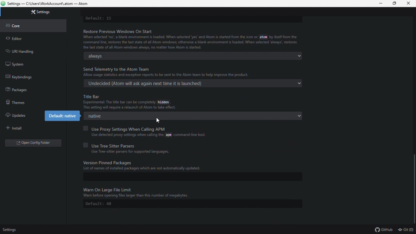  I want to click on Use Tree-sitter parsers for supported languages., so click(131, 151).